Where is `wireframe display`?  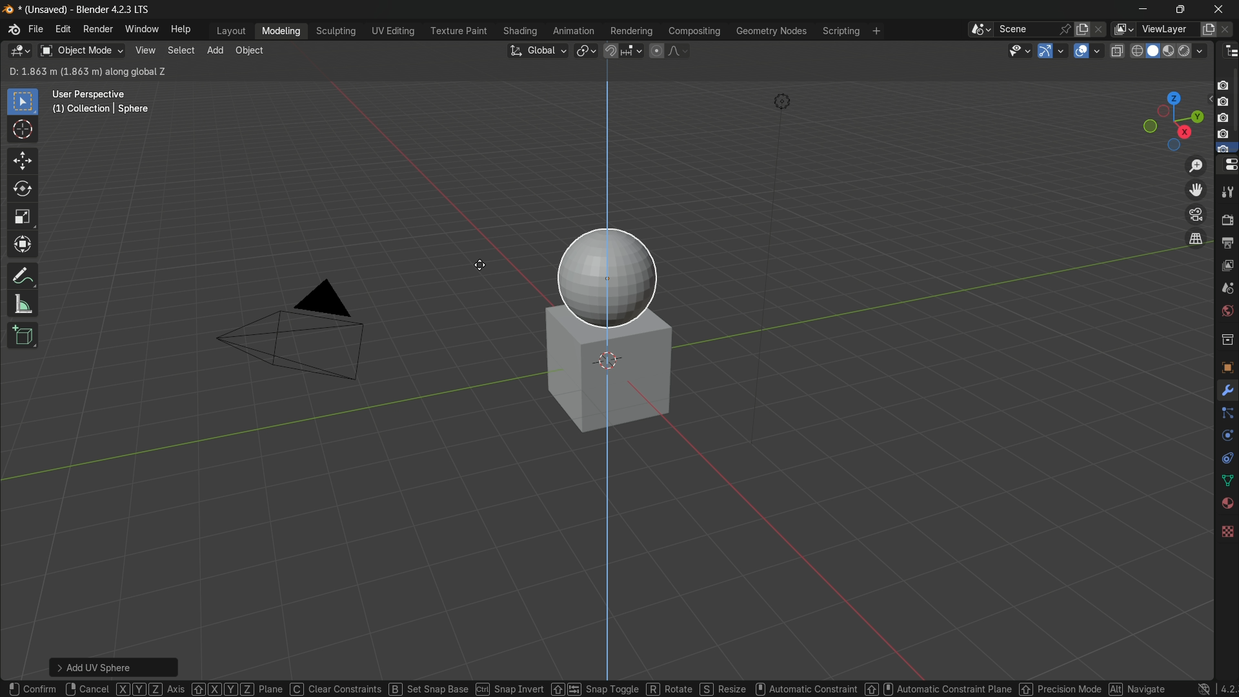 wireframe display is located at coordinates (1136, 51).